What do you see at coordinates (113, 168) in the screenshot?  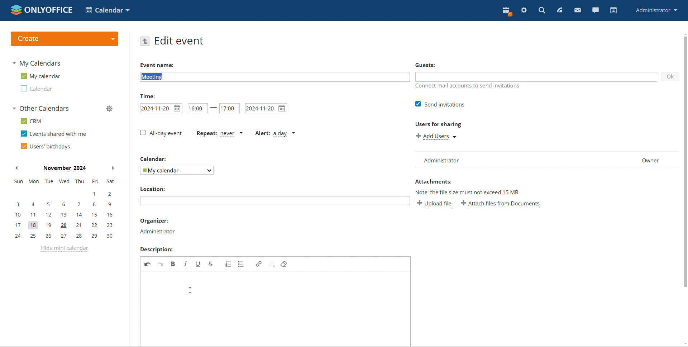 I see `next month` at bounding box center [113, 168].